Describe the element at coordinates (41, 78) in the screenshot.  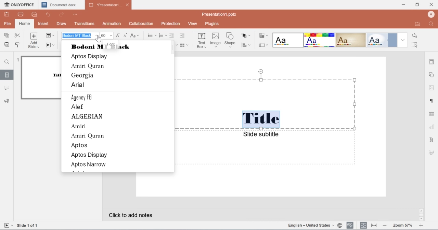
I see `preview` at that location.